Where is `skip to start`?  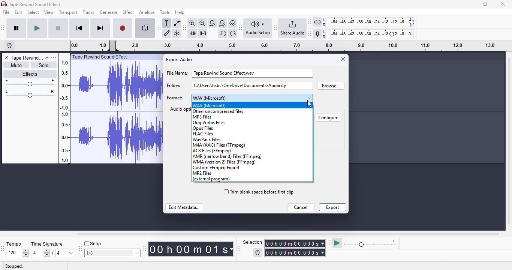
skip to start is located at coordinates (80, 28).